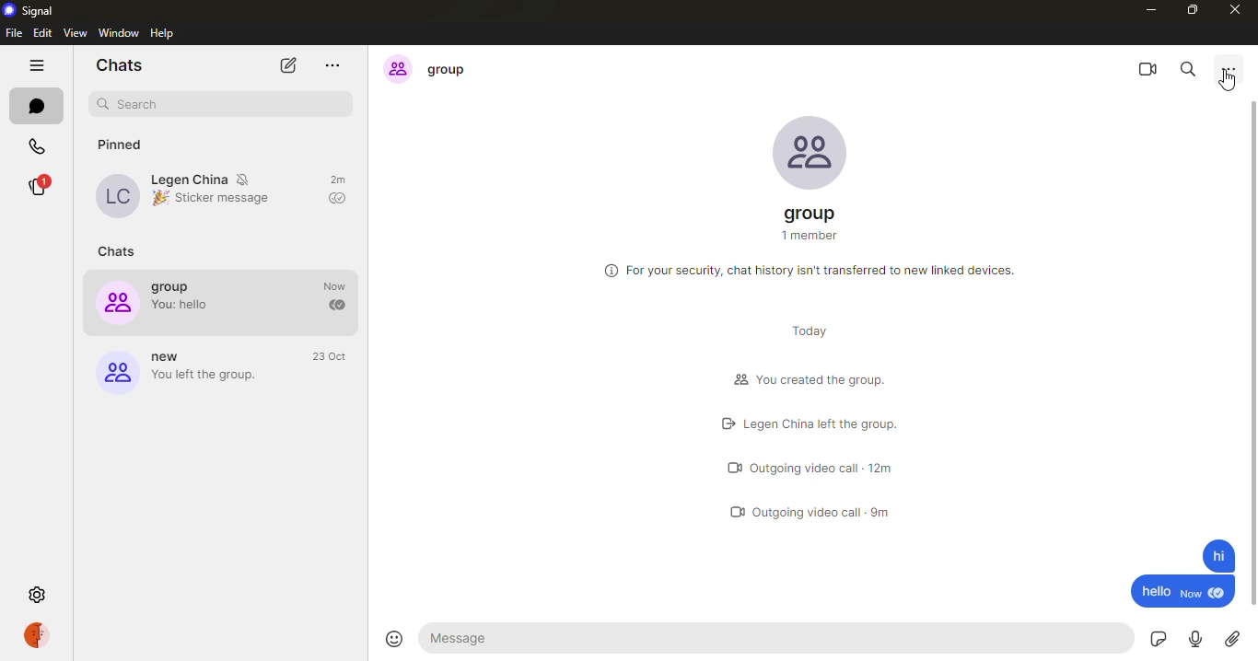 Image resolution: width=1258 pixels, height=661 pixels. Describe the element at coordinates (1148, 10) in the screenshot. I see `minimize` at that location.